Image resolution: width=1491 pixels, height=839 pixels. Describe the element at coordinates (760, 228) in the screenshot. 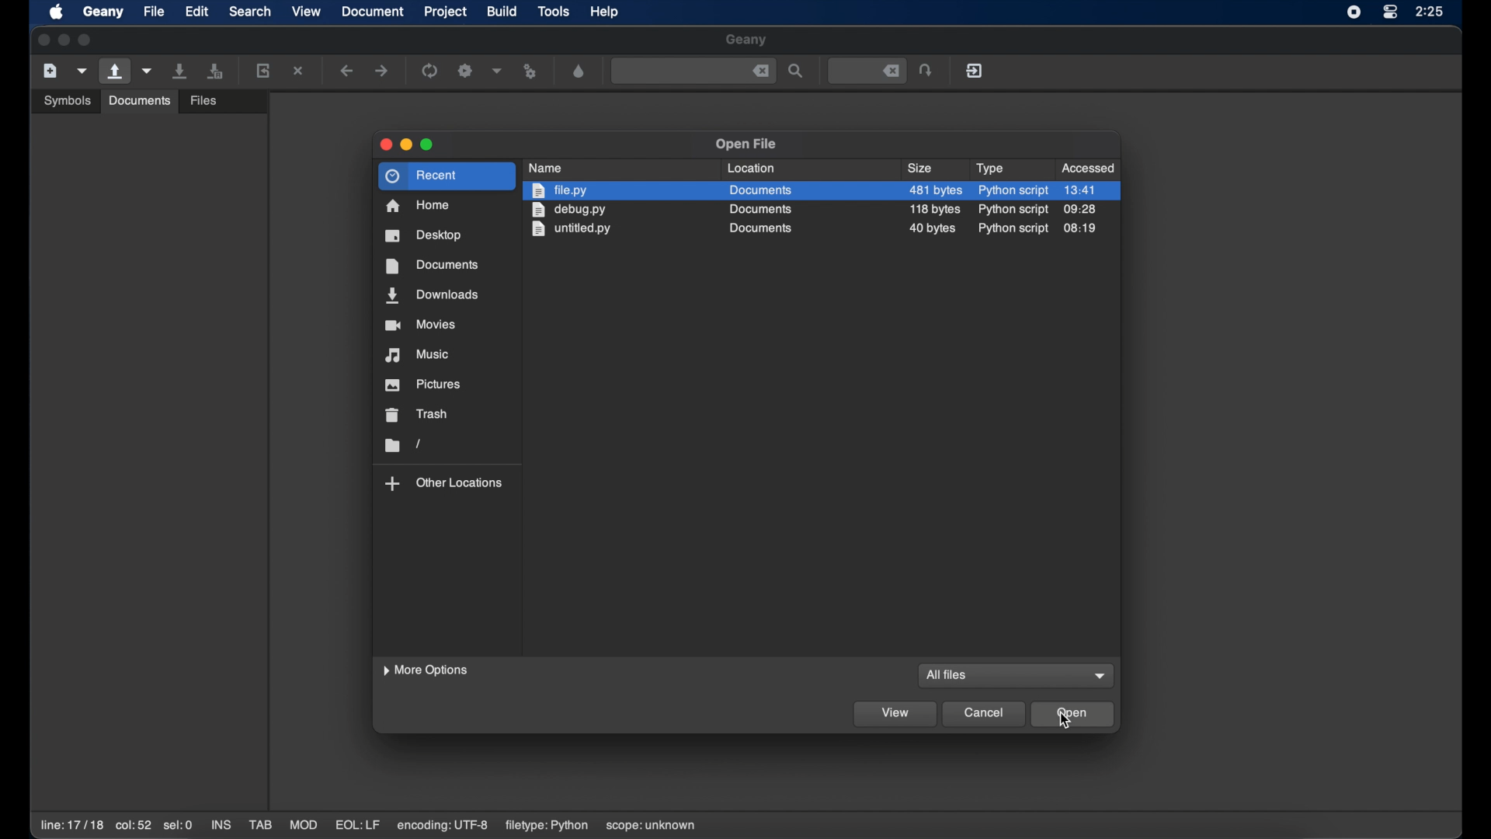

I see `documents` at that location.